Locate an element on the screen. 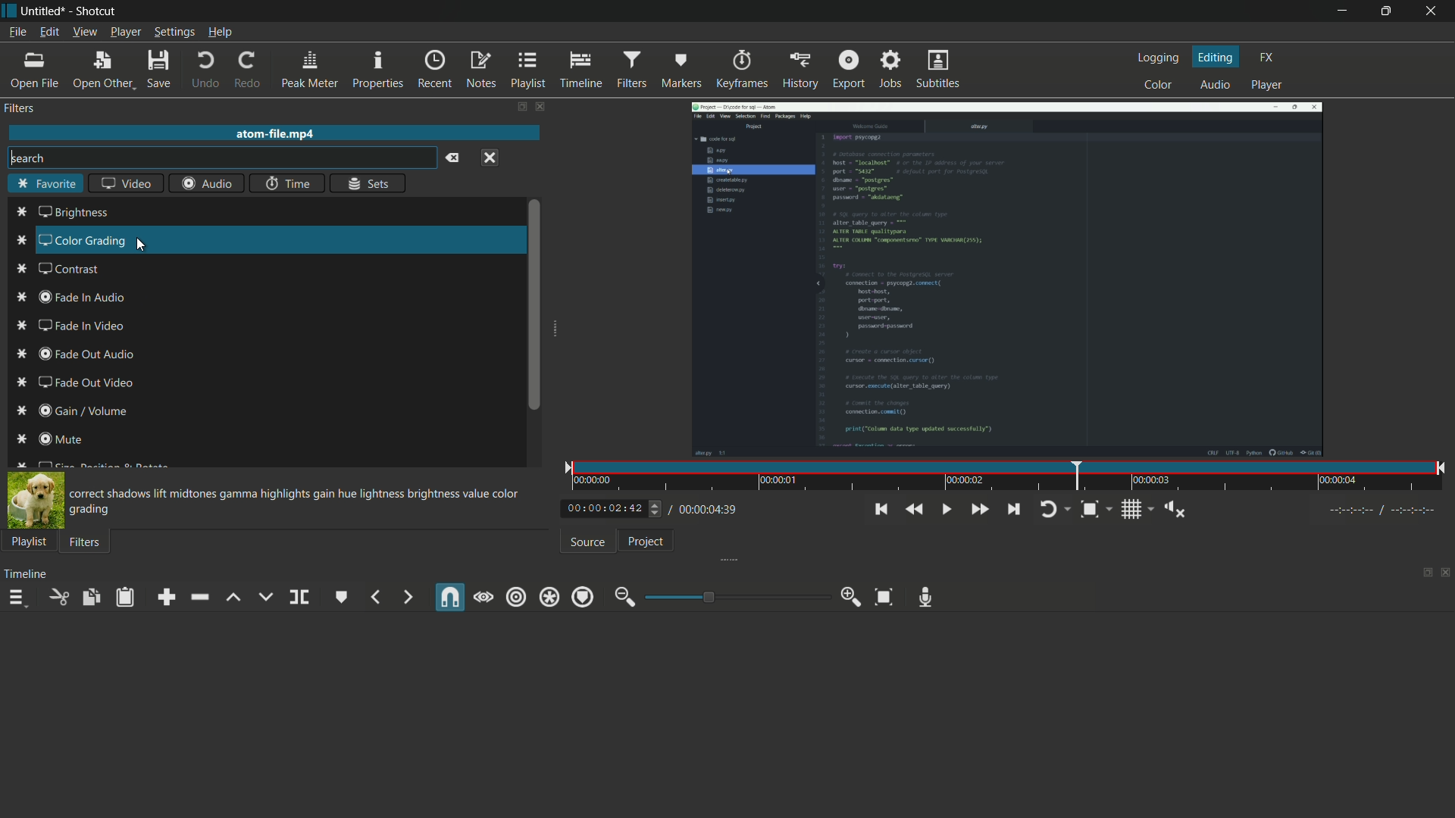 The image size is (1455, 818). peak meter is located at coordinates (310, 70).